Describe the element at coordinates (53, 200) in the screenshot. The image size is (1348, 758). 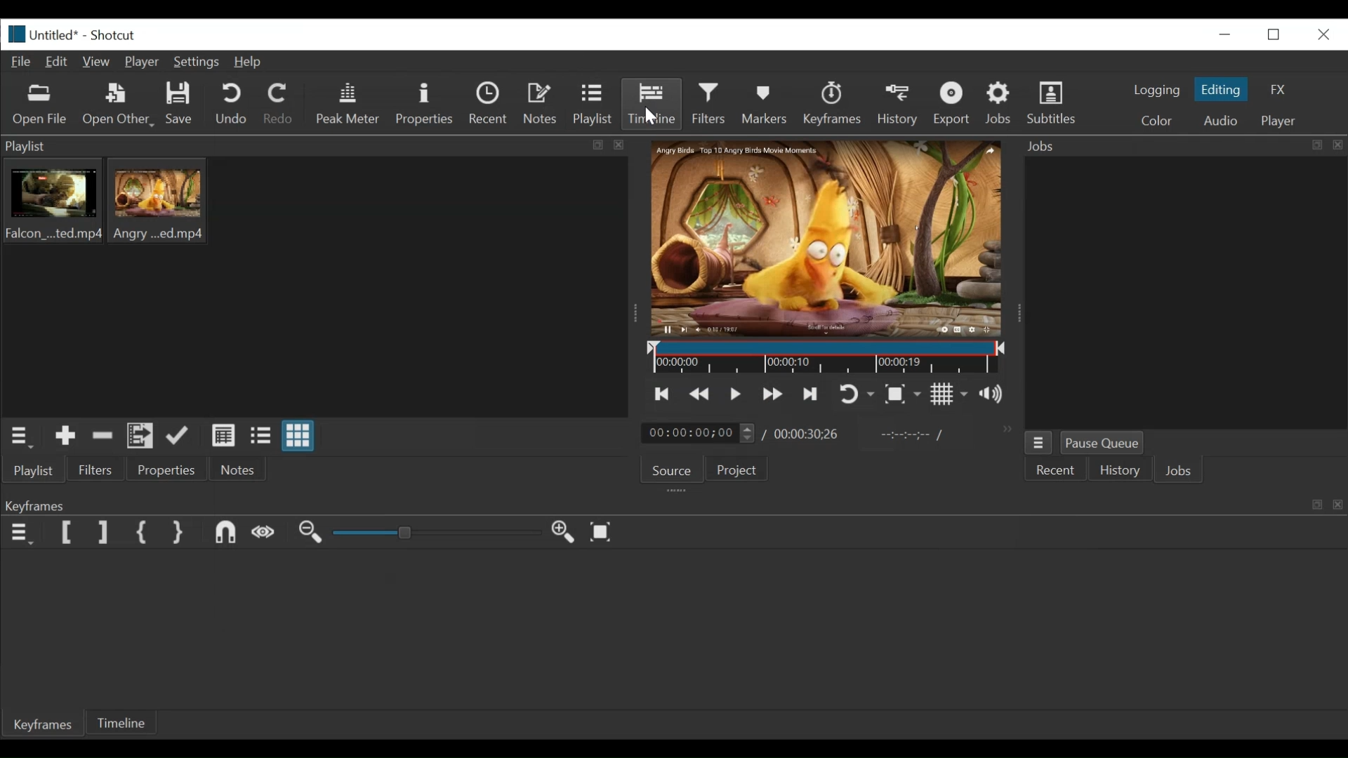
I see `clips` at that location.